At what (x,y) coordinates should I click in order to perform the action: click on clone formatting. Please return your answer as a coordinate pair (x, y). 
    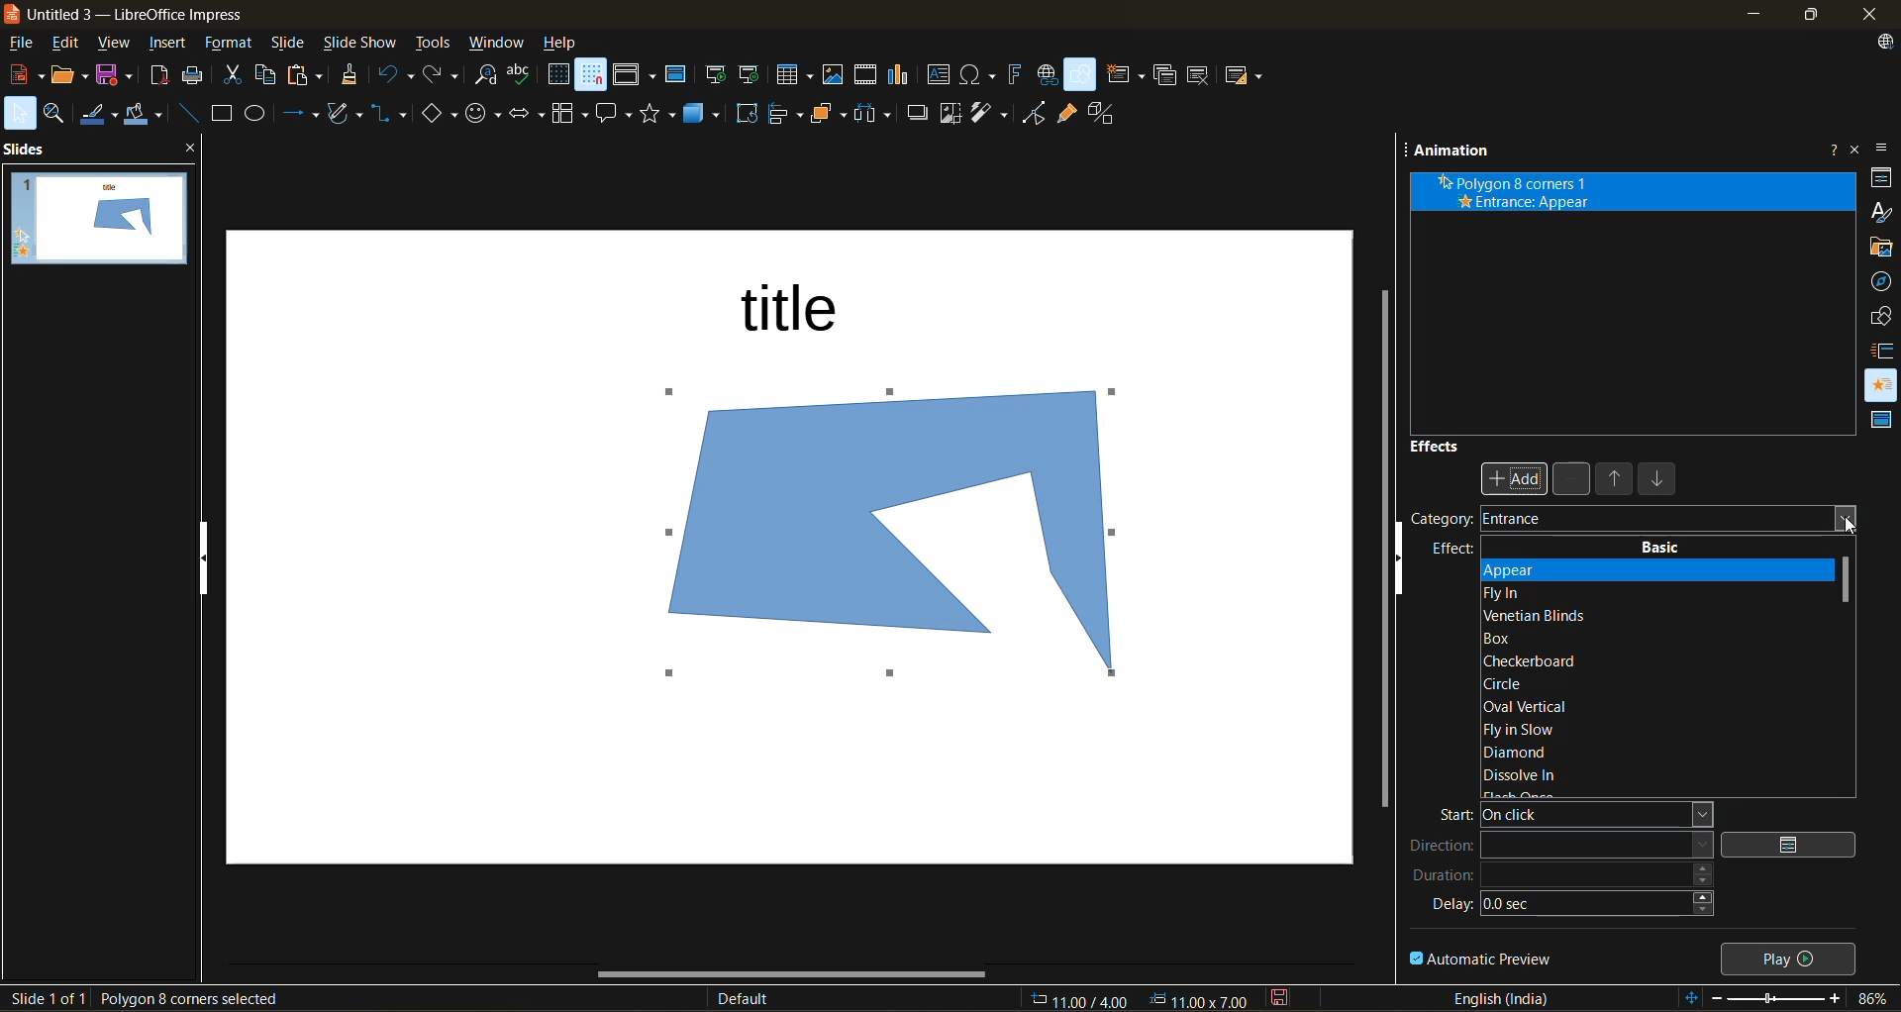
    Looking at the image, I should click on (350, 76).